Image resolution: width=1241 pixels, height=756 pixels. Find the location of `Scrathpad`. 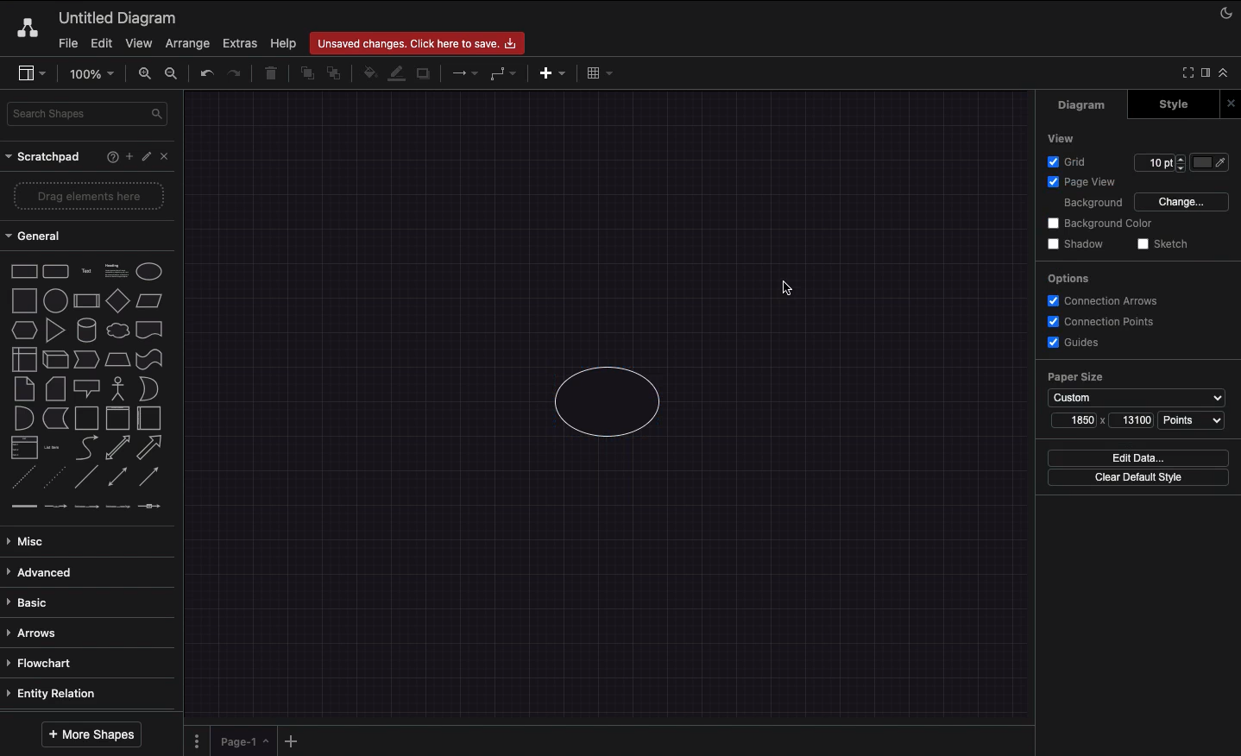

Scrathpad is located at coordinates (44, 157).